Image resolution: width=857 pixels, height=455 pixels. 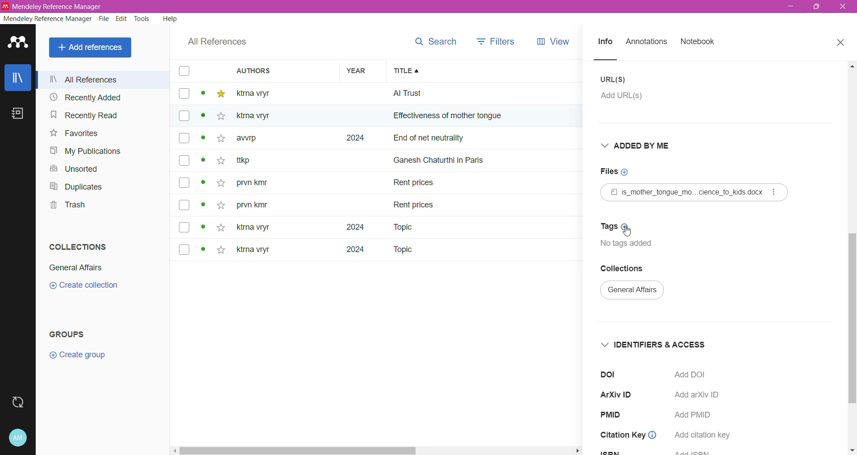 What do you see at coordinates (275, 70) in the screenshot?
I see `Authors` at bounding box center [275, 70].